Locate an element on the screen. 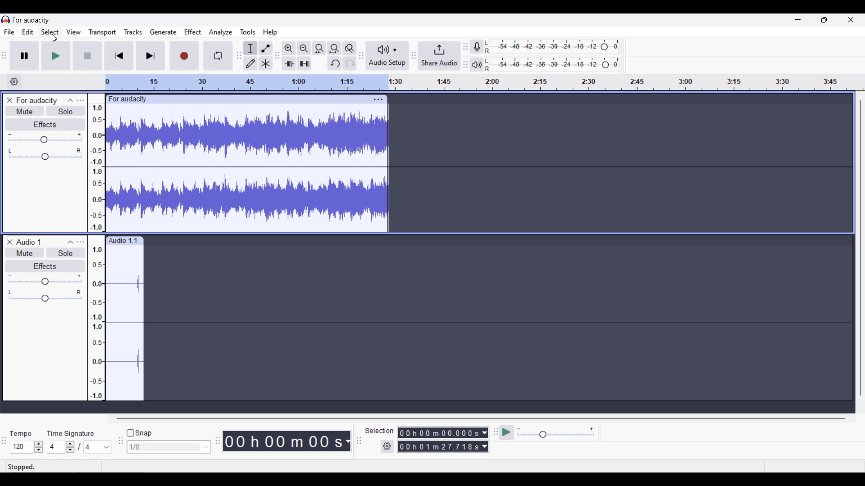  Generate is located at coordinates (163, 31).